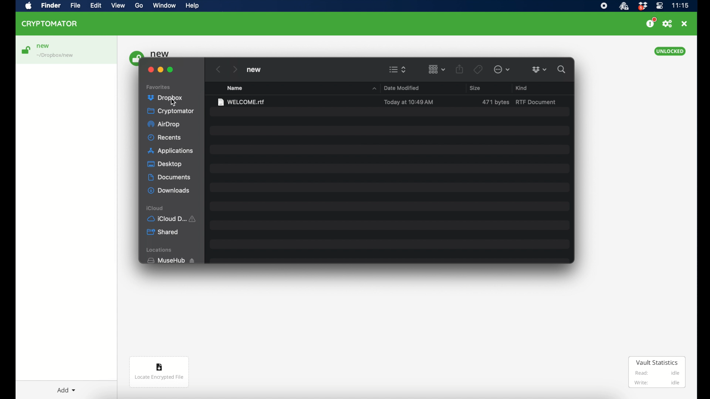 Image resolution: width=710 pixels, height=399 pixels. I want to click on dropbox, so click(642, 6).